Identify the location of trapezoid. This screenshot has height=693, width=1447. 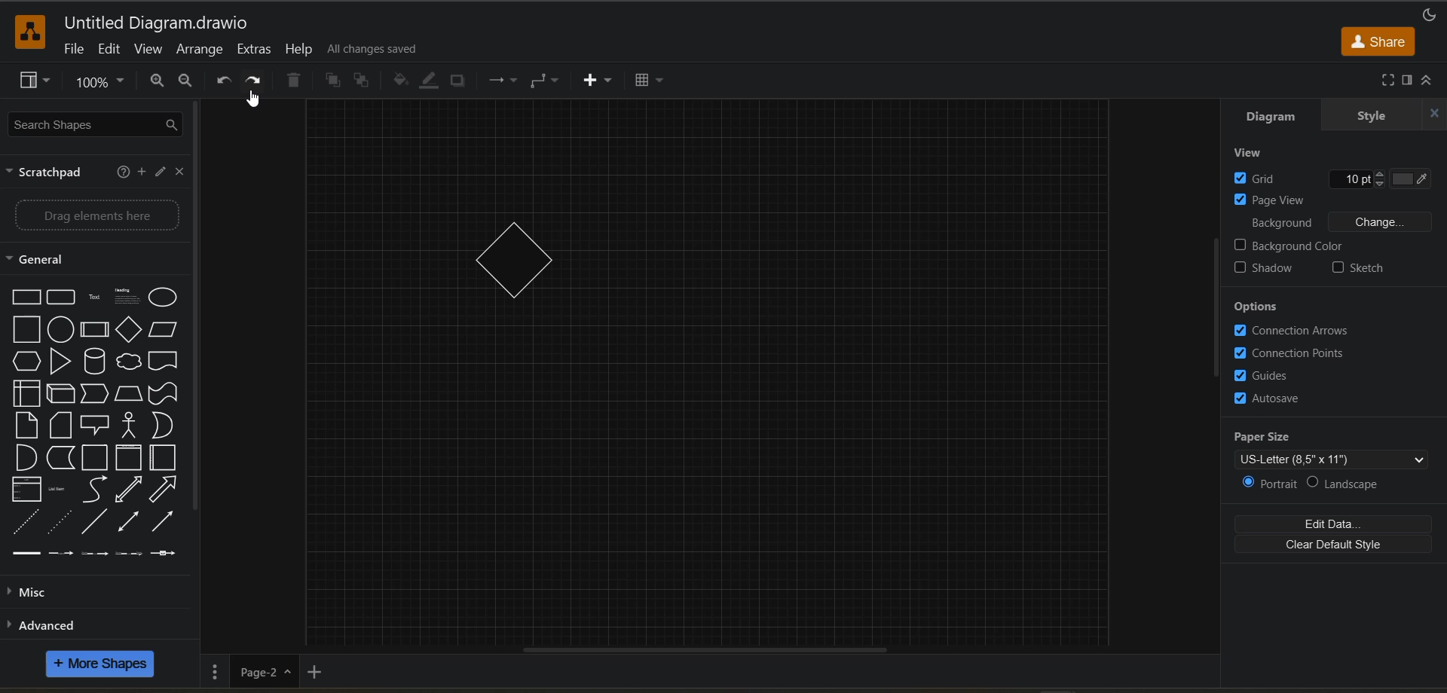
(129, 393).